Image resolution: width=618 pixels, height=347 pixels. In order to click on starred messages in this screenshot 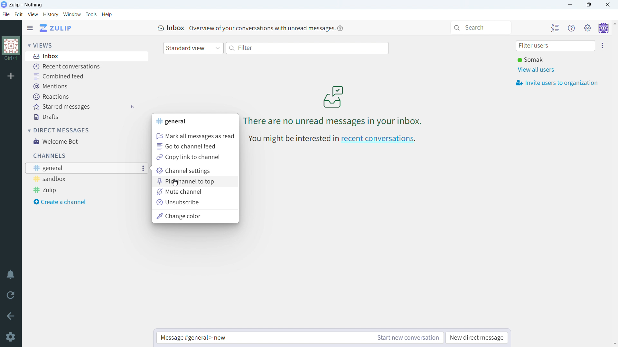, I will do `click(83, 107)`.